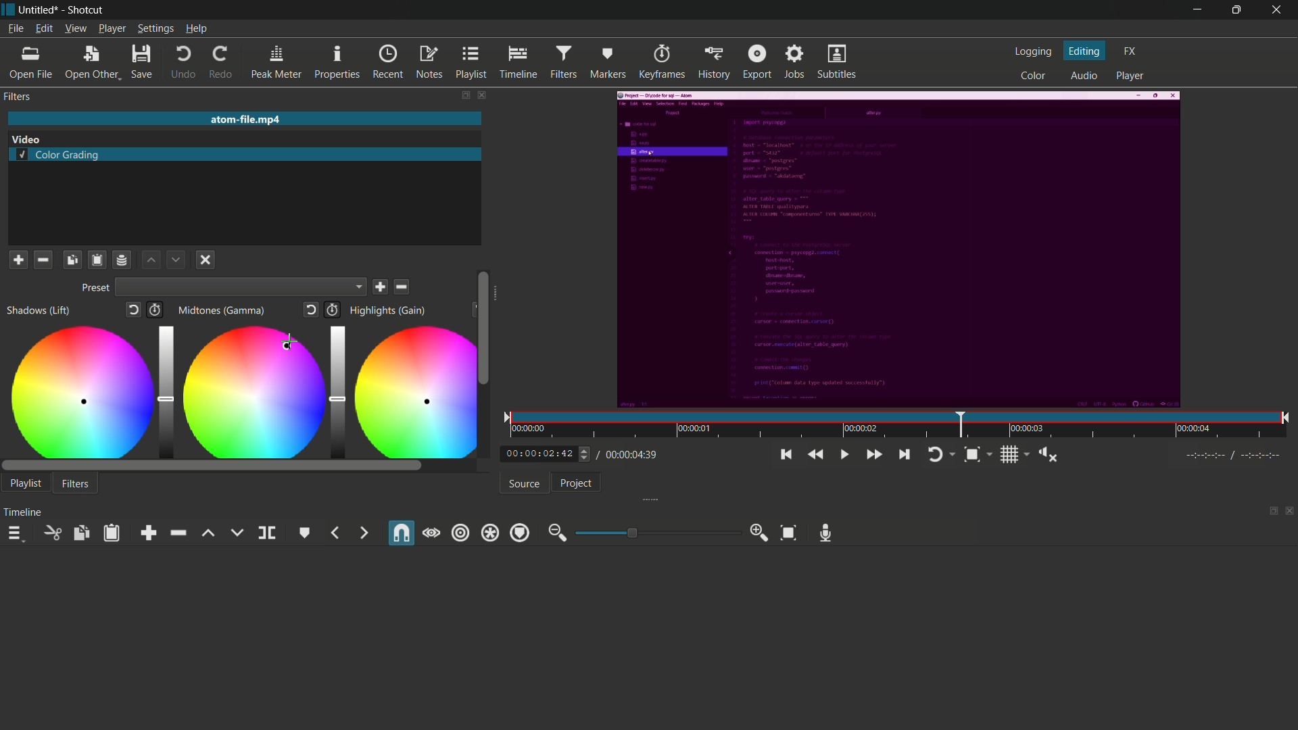 Image resolution: width=1298 pixels, height=730 pixels. What do you see at coordinates (152, 260) in the screenshot?
I see `Up` at bounding box center [152, 260].